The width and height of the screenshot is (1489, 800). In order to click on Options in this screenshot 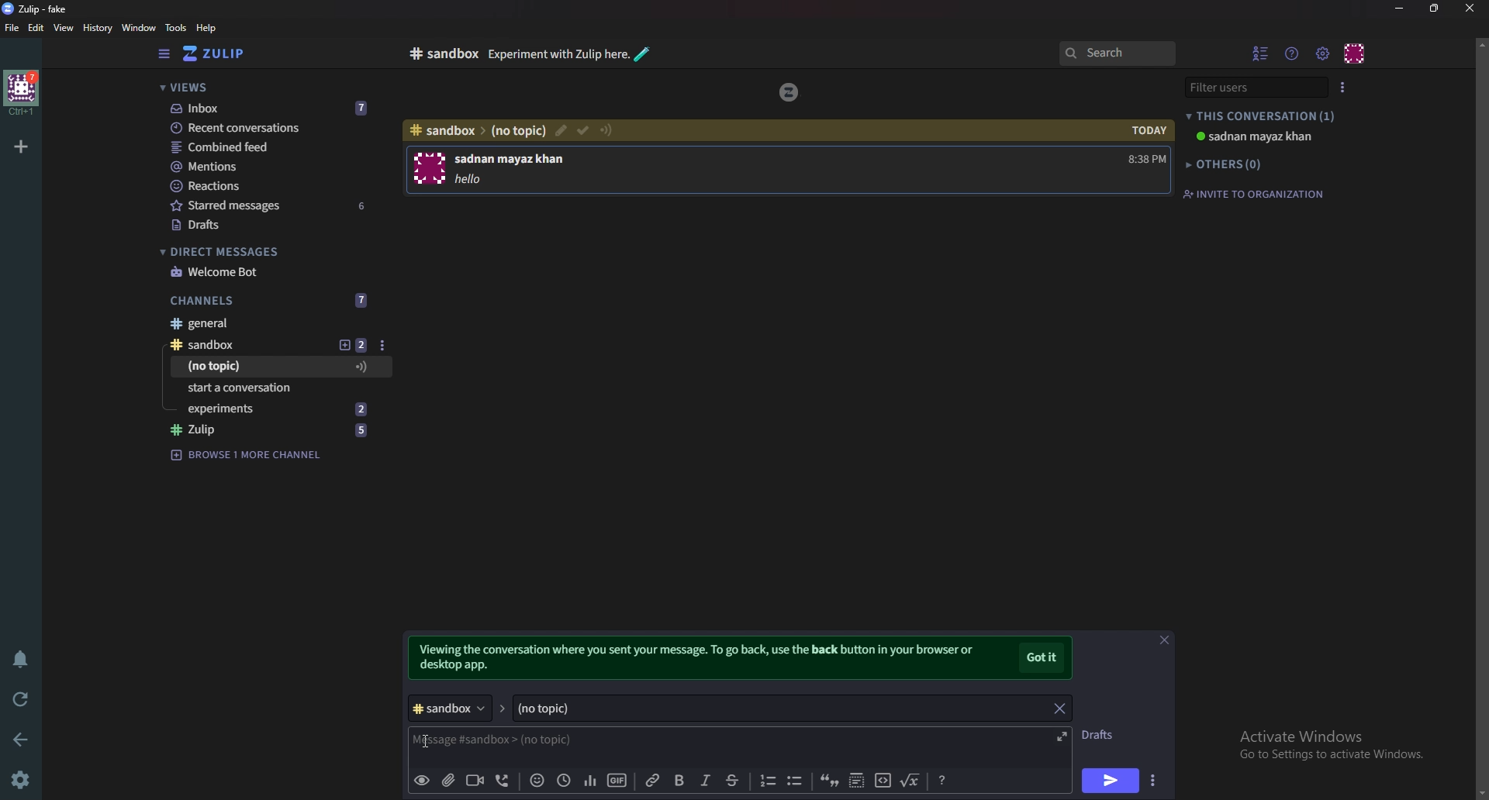, I will do `click(384, 344)`.